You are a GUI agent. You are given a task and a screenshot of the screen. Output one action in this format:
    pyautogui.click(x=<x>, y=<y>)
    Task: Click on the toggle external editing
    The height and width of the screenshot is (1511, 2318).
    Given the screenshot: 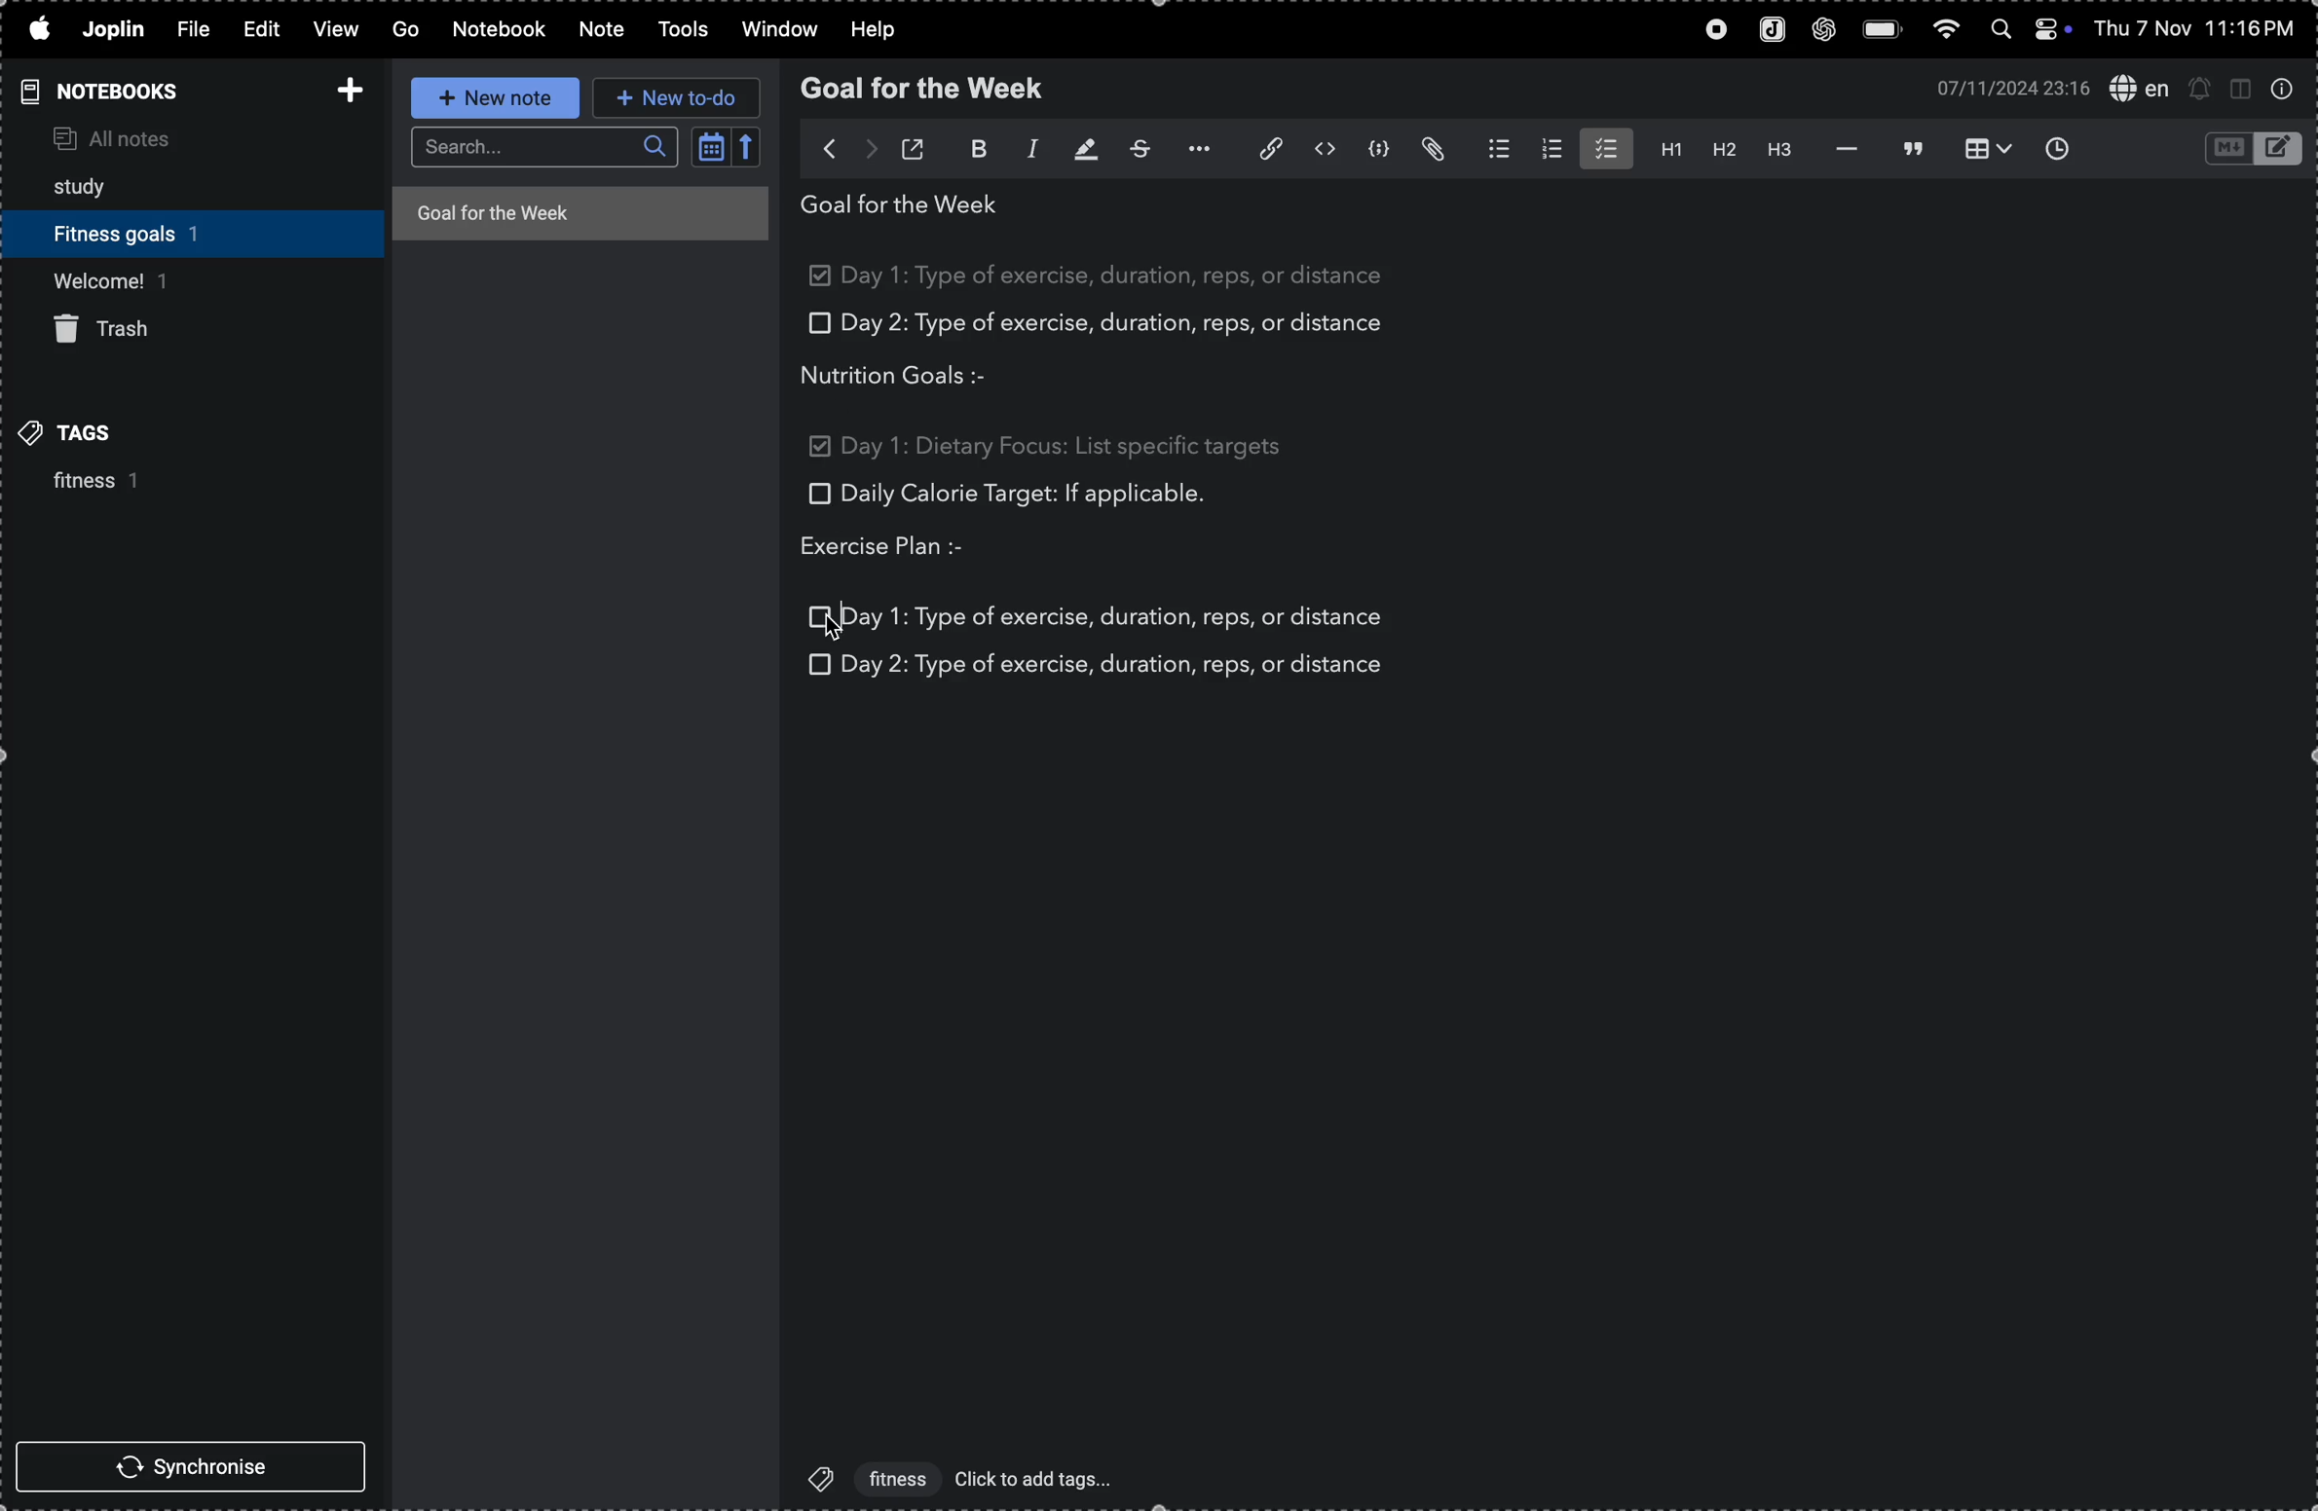 What is the action you would take?
    pyautogui.click(x=917, y=146)
    